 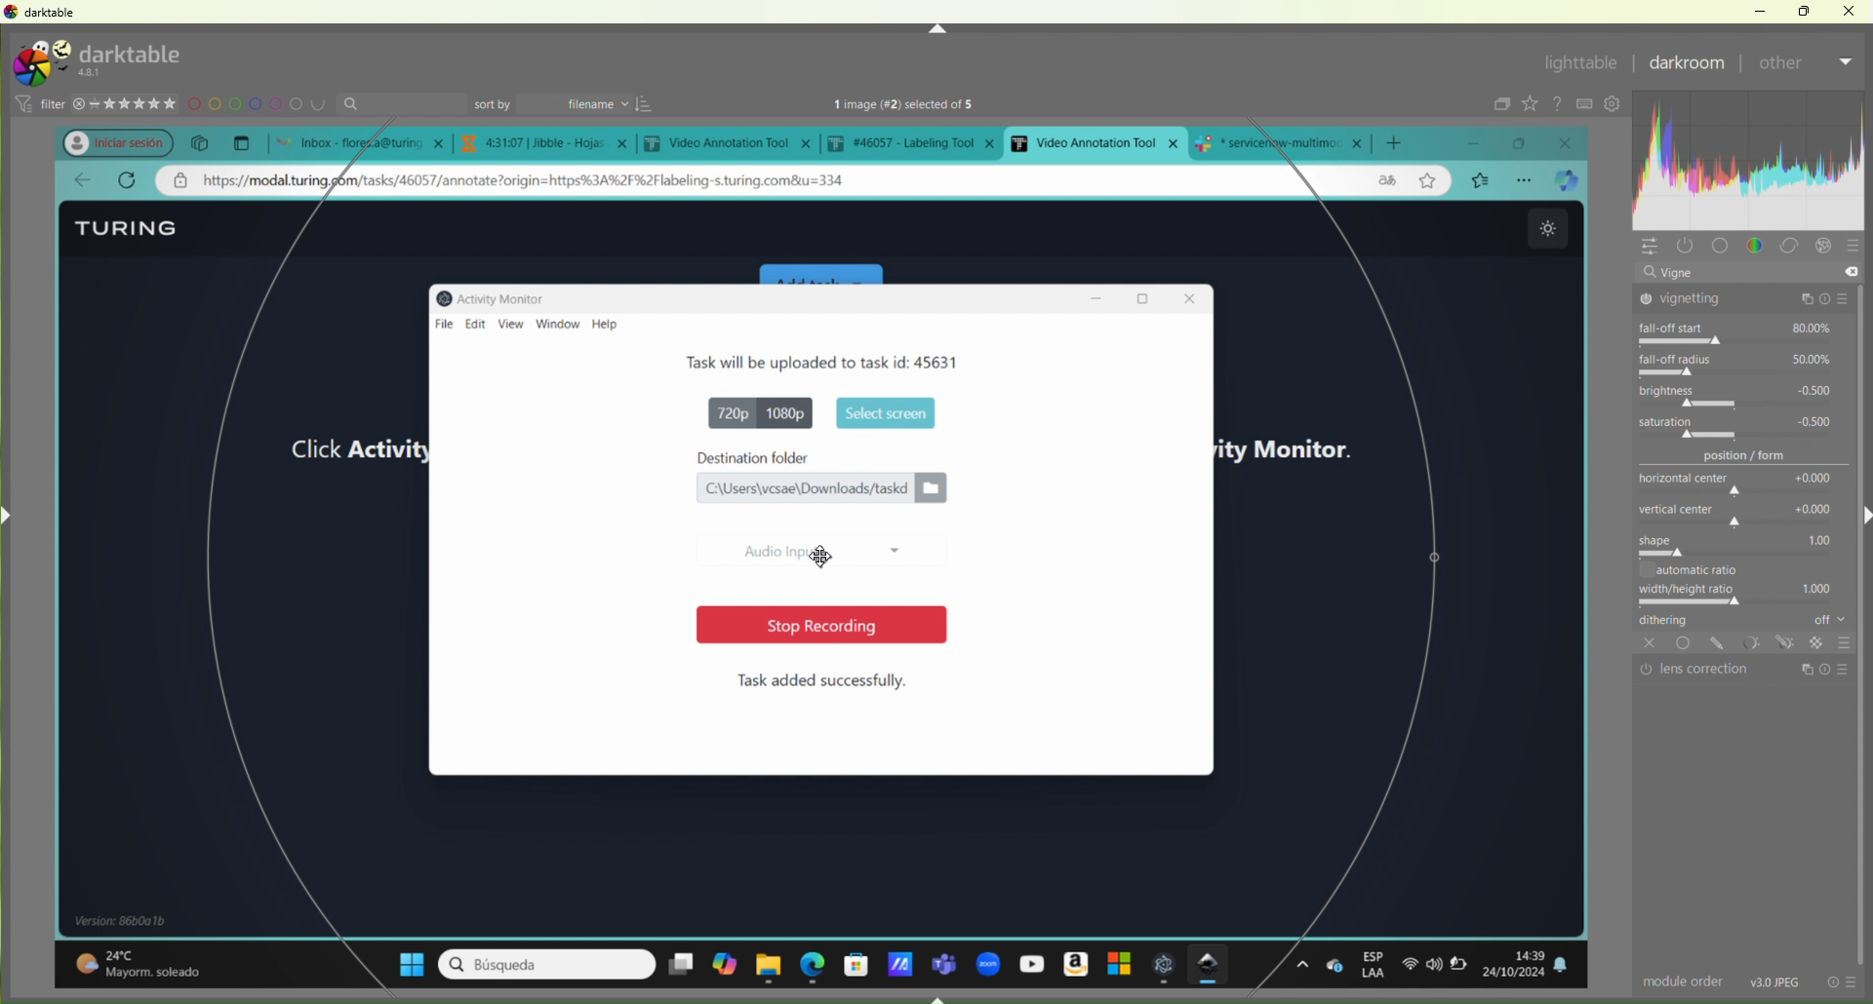 What do you see at coordinates (856, 962) in the screenshot?
I see `microsoft store` at bounding box center [856, 962].